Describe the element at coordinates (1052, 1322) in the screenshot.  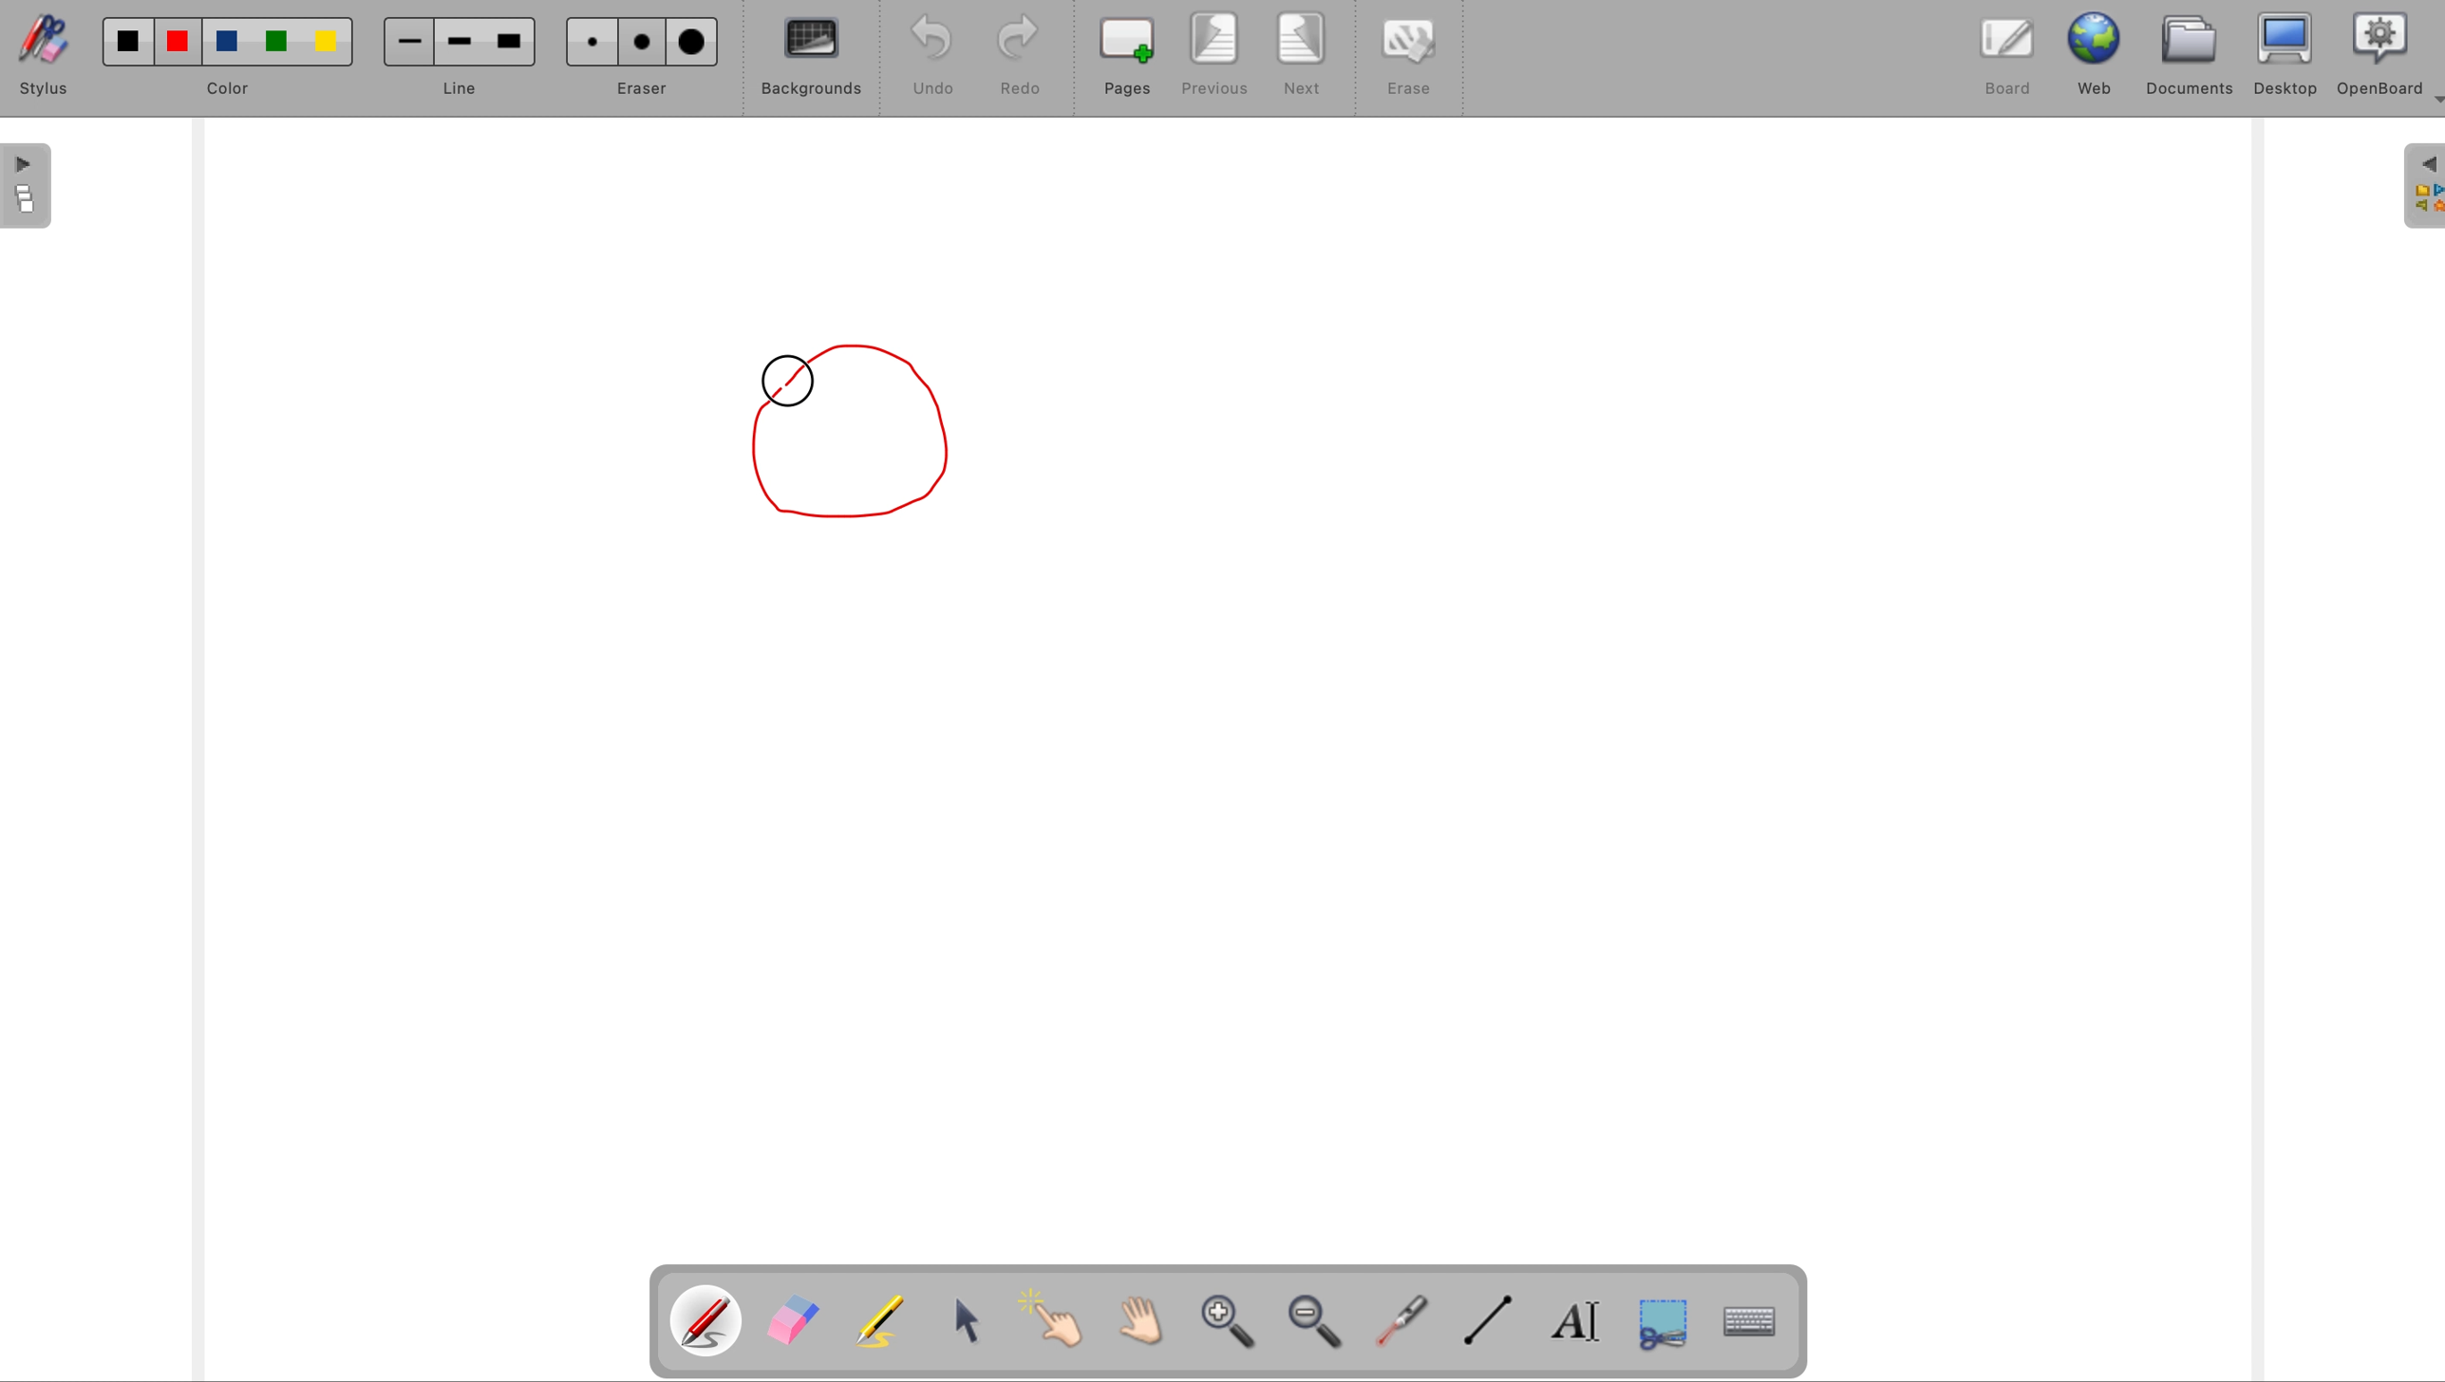
I see `interact with items` at that location.